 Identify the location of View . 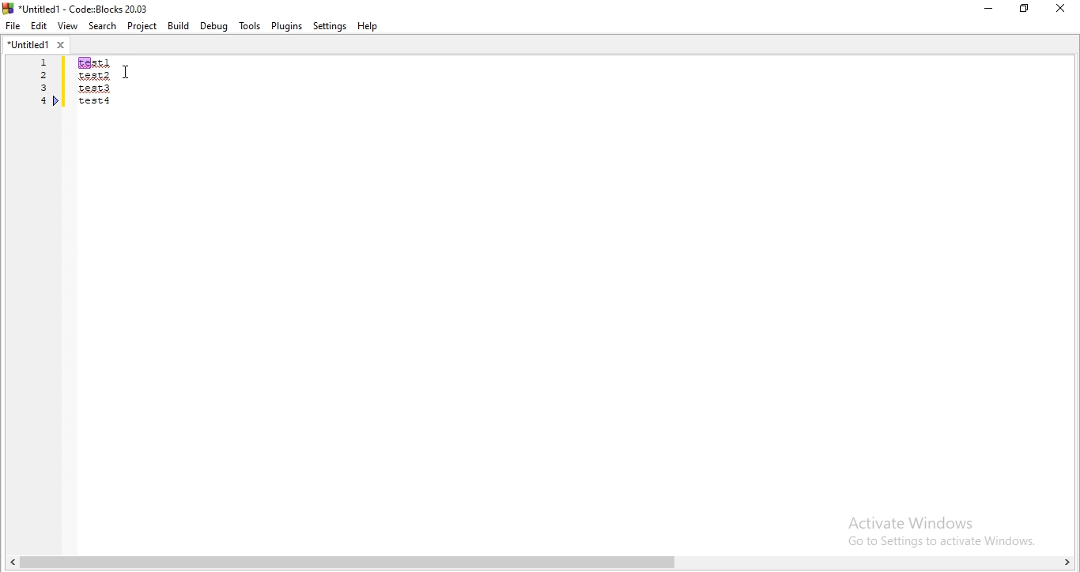
(67, 24).